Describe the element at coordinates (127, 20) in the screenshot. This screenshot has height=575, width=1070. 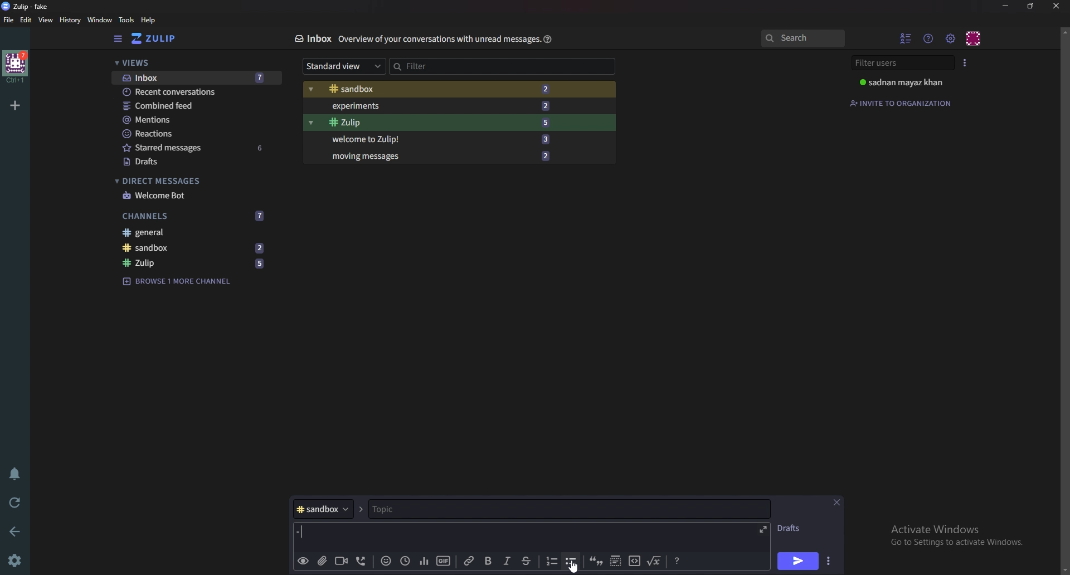
I see `Tools` at that location.